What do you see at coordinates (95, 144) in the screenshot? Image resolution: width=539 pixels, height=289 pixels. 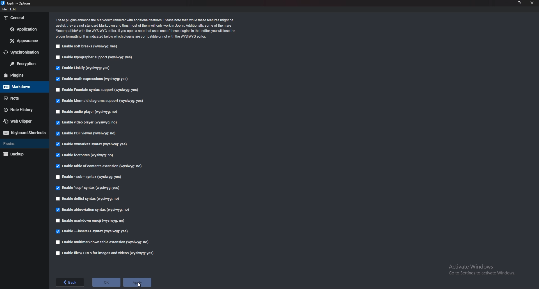 I see `Enable Mark Syntax` at bounding box center [95, 144].